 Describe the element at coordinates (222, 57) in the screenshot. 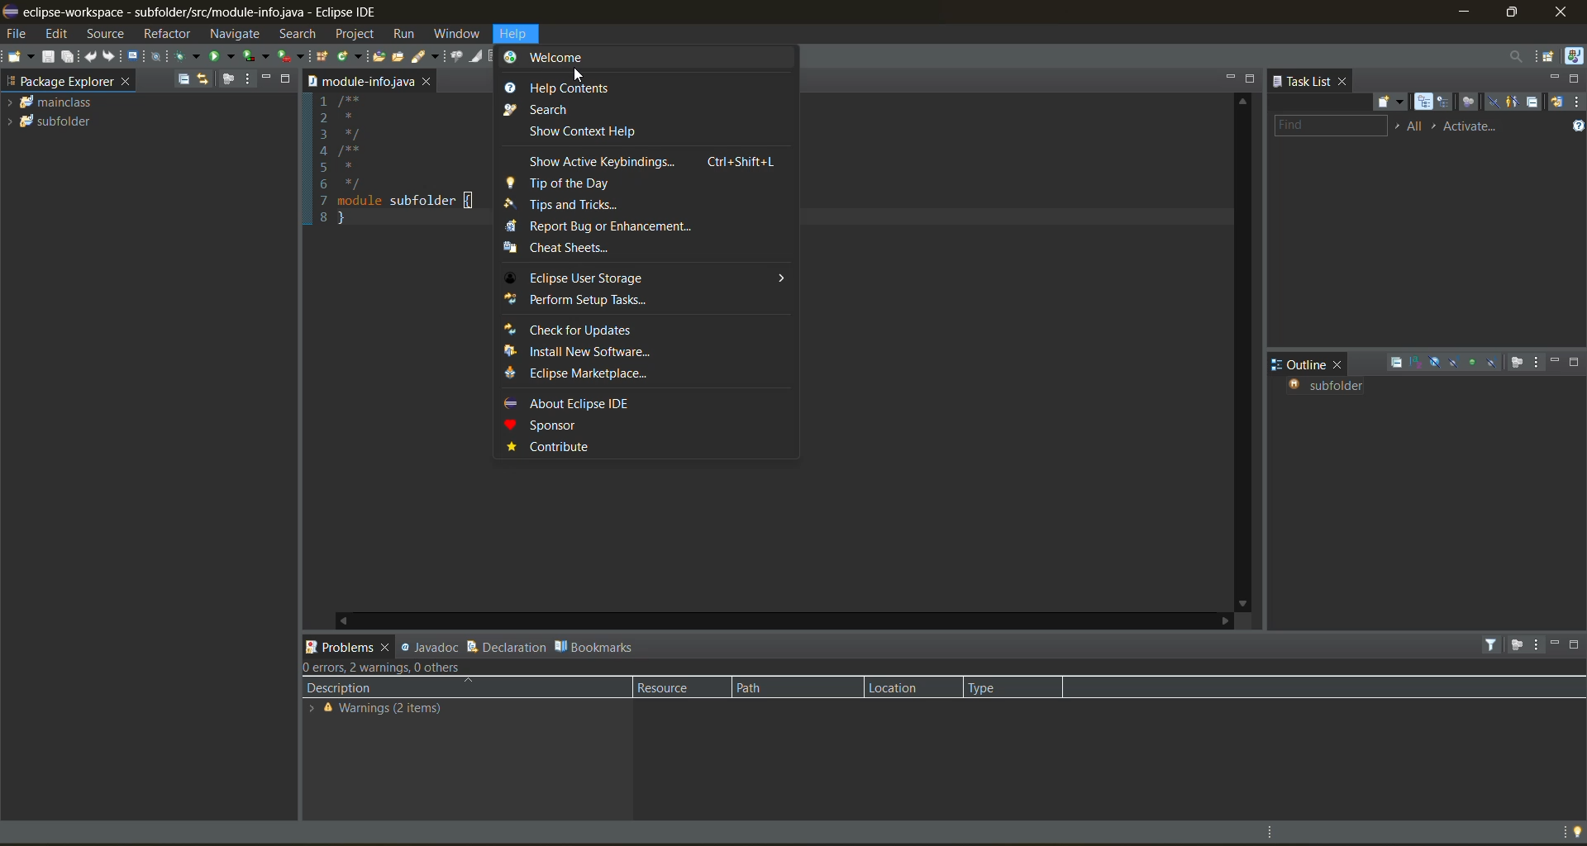

I see `run` at that location.